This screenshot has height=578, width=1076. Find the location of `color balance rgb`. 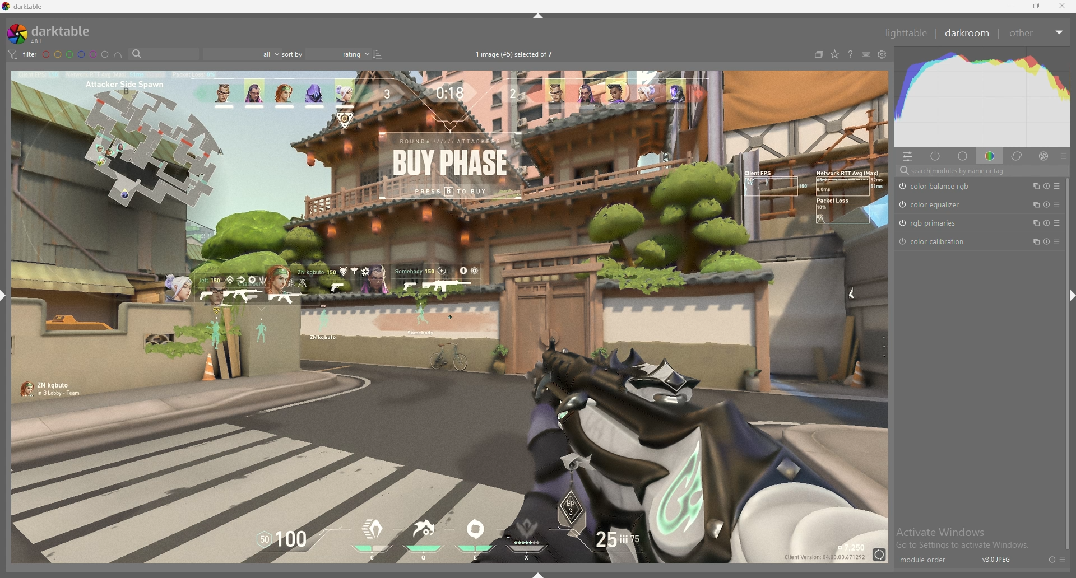

color balance rgb is located at coordinates (947, 186).